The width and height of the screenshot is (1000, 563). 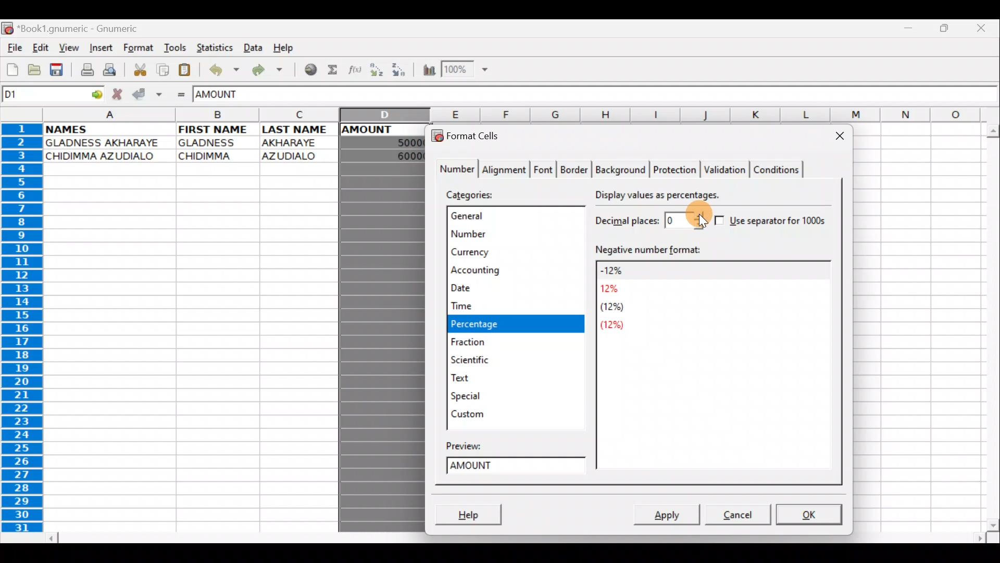 I want to click on Columns, so click(x=521, y=114).